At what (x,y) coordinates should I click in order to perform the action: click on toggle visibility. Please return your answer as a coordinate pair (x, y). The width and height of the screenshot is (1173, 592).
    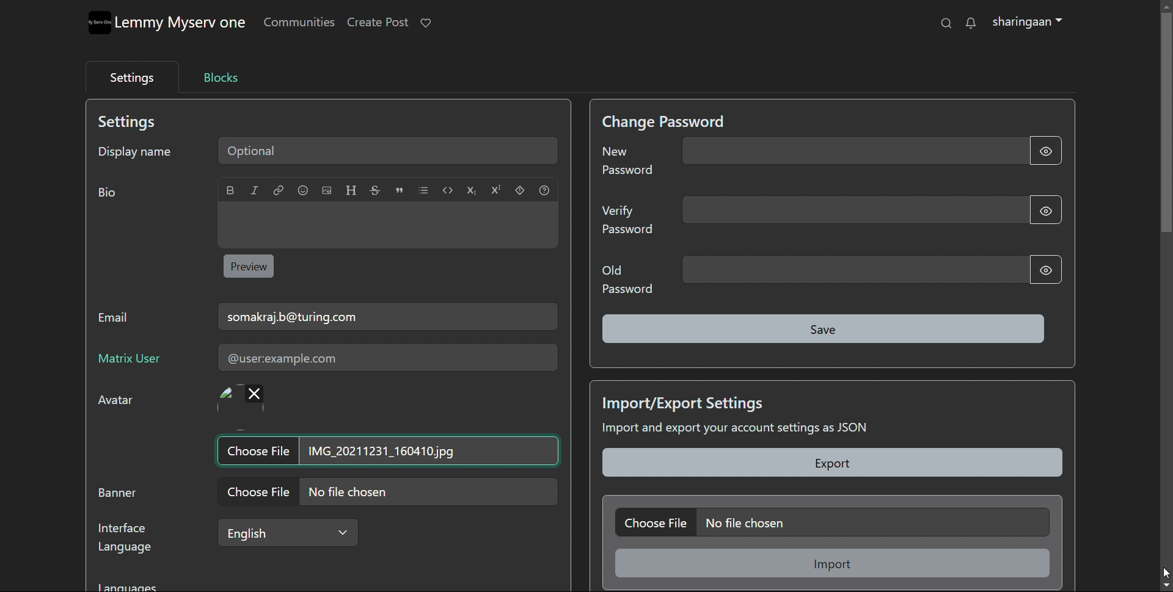
    Looking at the image, I should click on (1044, 208).